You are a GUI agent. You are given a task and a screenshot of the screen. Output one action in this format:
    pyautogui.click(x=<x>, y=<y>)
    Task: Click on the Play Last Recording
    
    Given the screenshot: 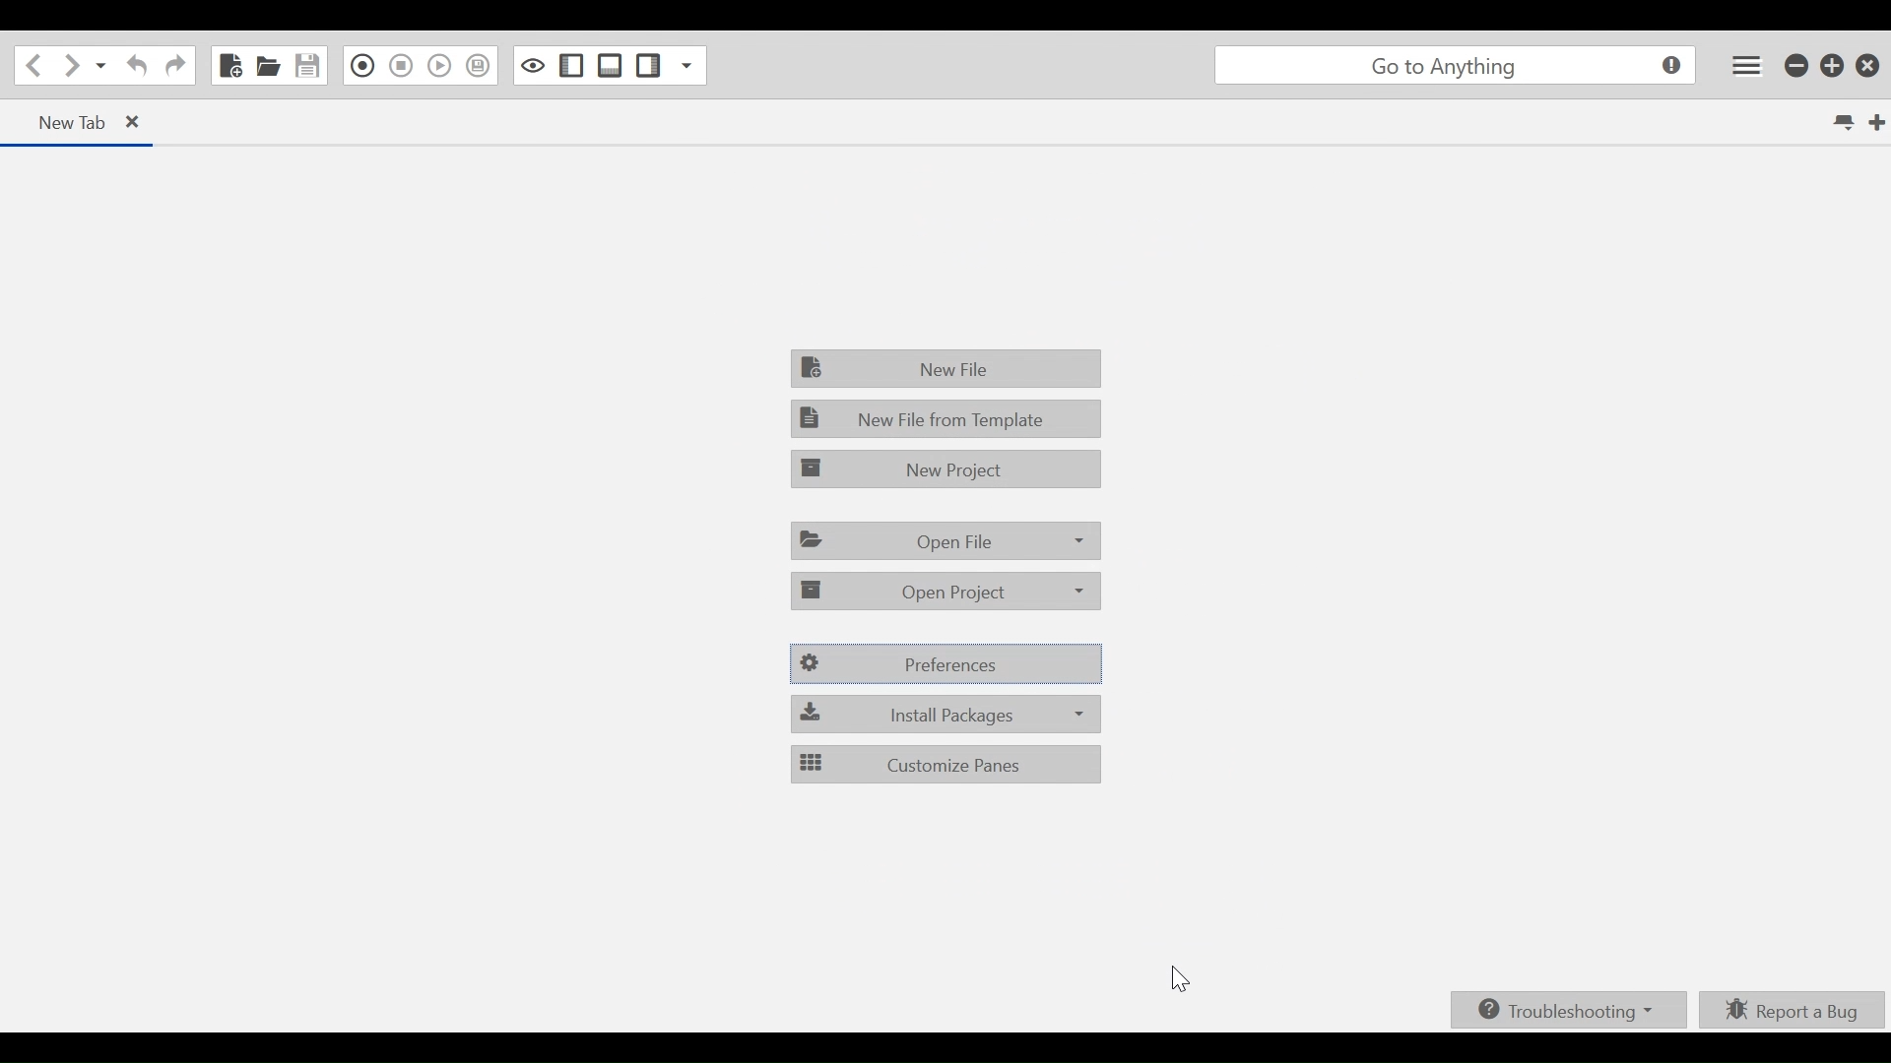 What is the action you would take?
    pyautogui.click(x=438, y=67)
    